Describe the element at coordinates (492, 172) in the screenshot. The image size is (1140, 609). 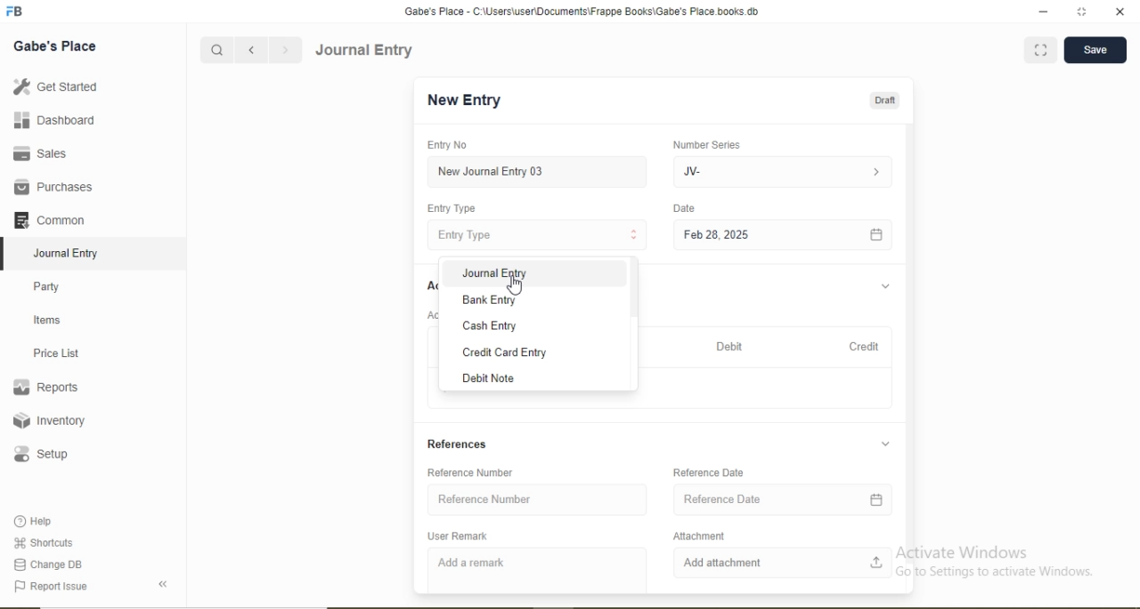
I see `New Journal Entry 03` at that location.